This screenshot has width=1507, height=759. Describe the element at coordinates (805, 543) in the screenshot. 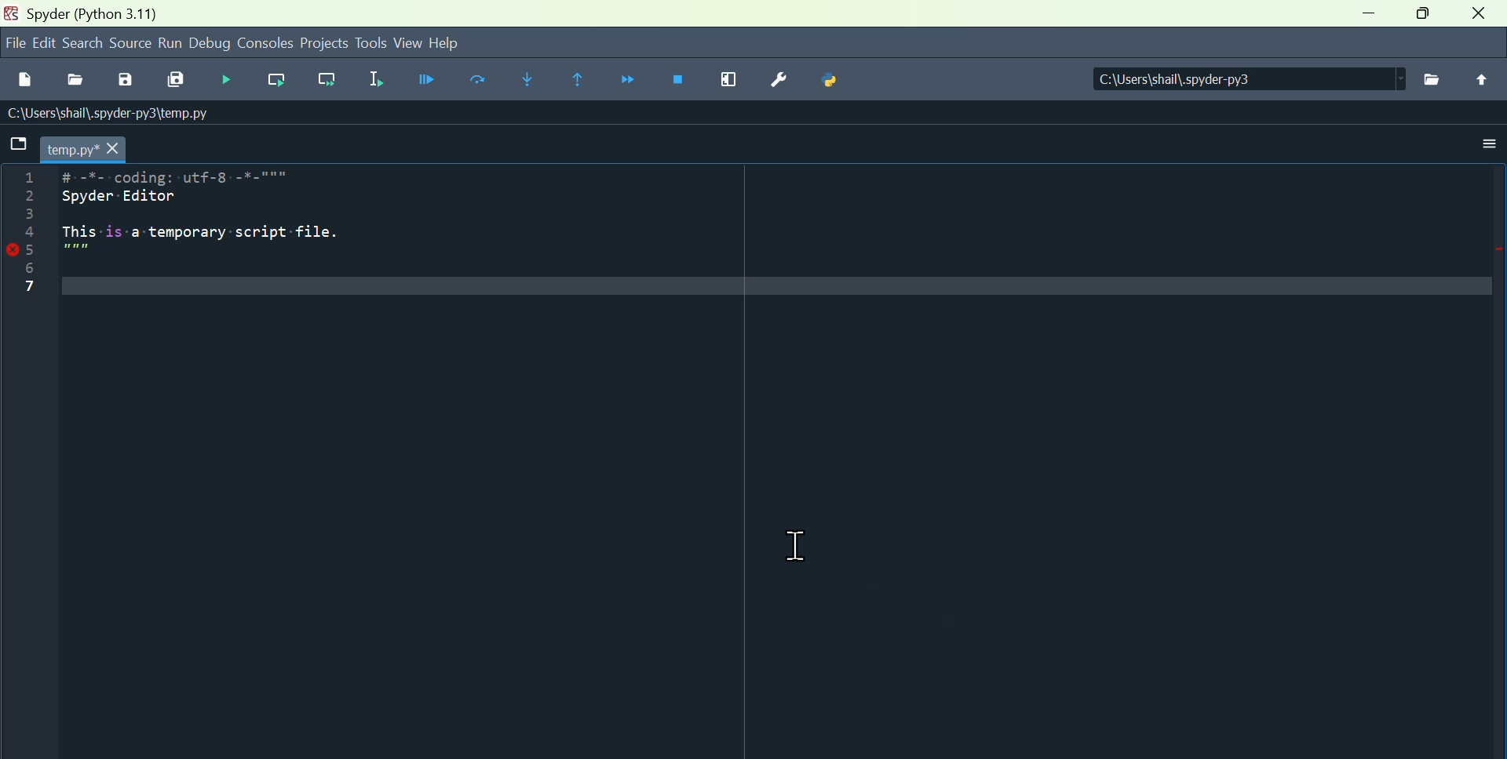

I see `Cursor` at that location.